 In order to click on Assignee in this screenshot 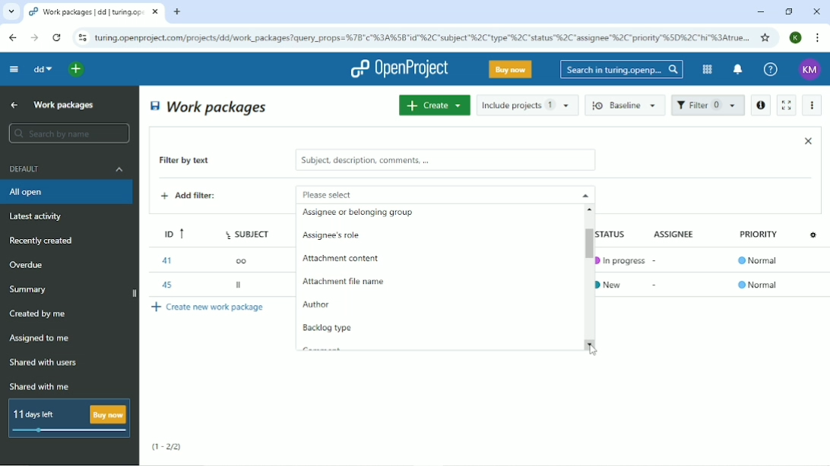, I will do `click(677, 233)`.